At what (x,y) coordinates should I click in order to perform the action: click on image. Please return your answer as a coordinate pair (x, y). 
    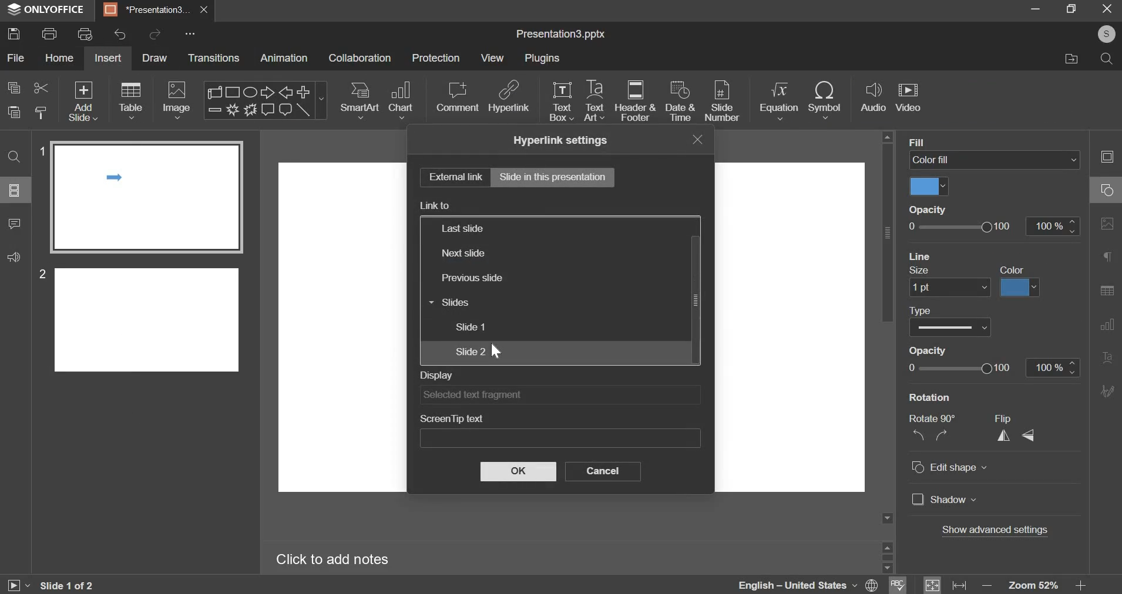
    Looking at the image, I should click on (176, 100).